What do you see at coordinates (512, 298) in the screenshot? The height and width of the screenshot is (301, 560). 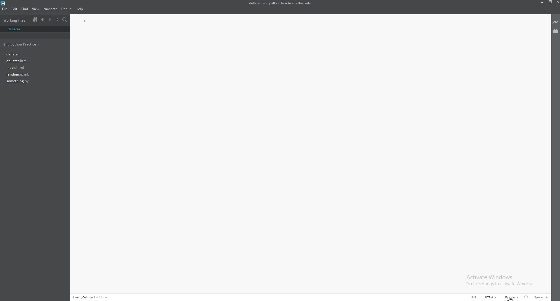 I see `language` at bounding box center [512, 298].